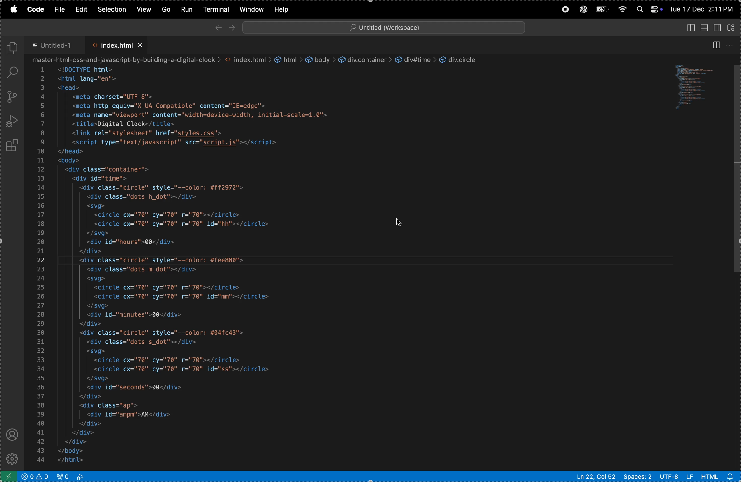  Describe the element at coordinates (145, 9) in the screenshot. I see `view` at that location.